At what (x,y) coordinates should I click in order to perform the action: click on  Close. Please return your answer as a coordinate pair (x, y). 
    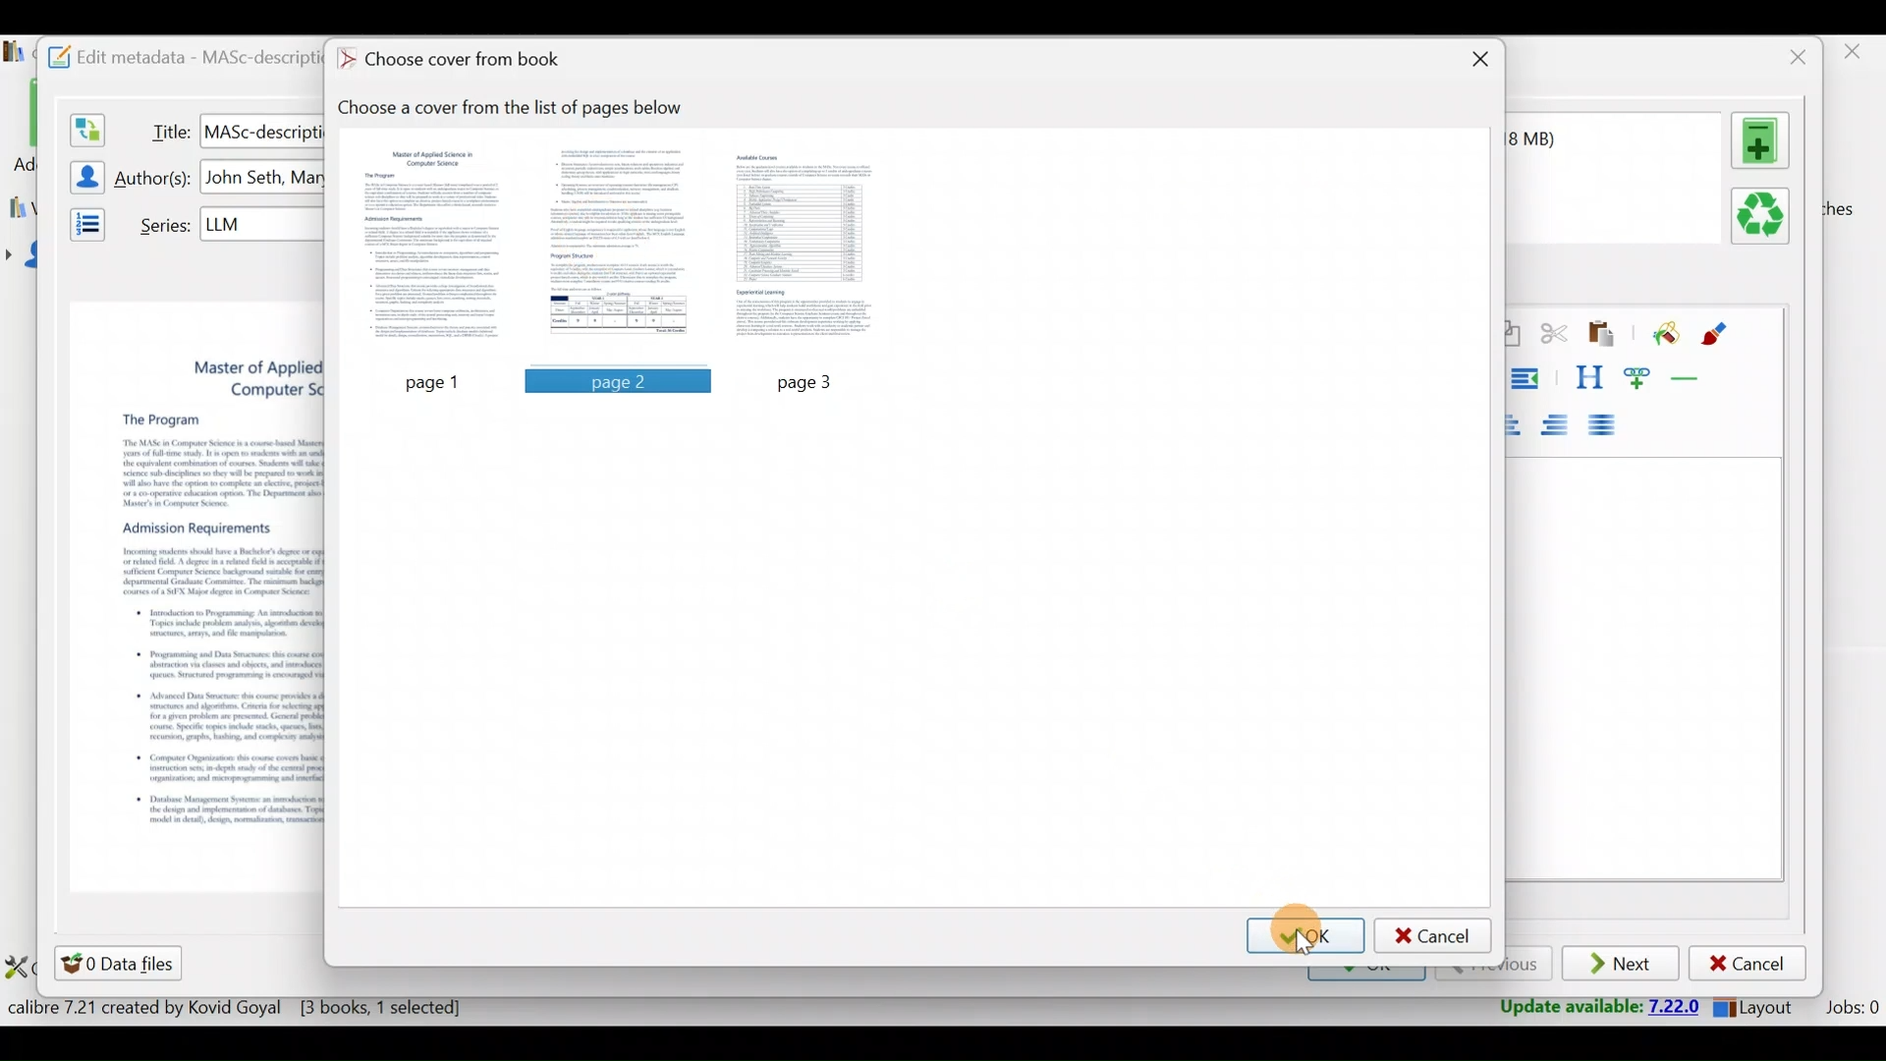
    Looking at the image, I should click on (1856, 57).